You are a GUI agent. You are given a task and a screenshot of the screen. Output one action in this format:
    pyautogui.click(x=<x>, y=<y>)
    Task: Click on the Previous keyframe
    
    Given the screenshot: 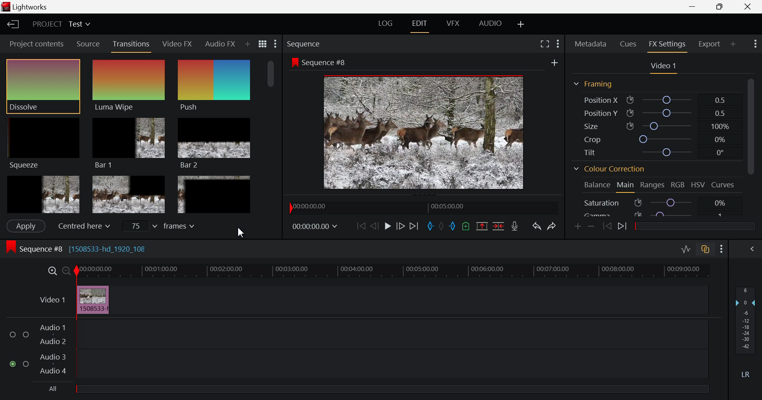 What is the action you would take?
    pyautogui.click(x=609, y=227)
    